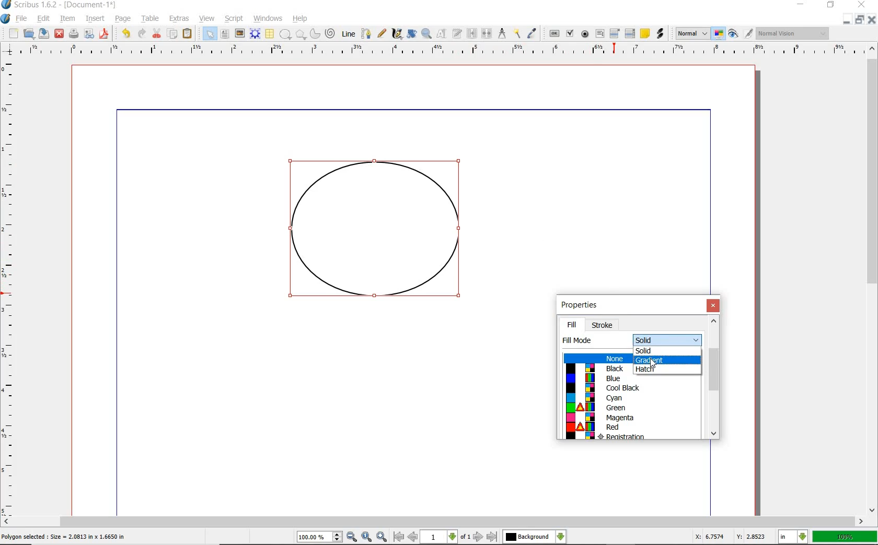  What do you see at coordinates (151, 19) in the screenshot?
I see `TABLE` at bounding box center [151, 19].